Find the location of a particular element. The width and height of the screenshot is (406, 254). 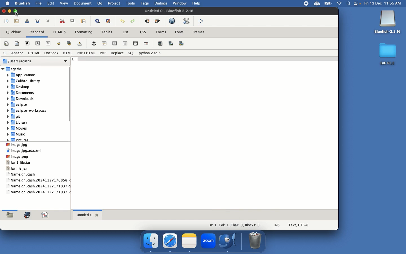

Multi thumbnail is located at coordinates (181, 43).